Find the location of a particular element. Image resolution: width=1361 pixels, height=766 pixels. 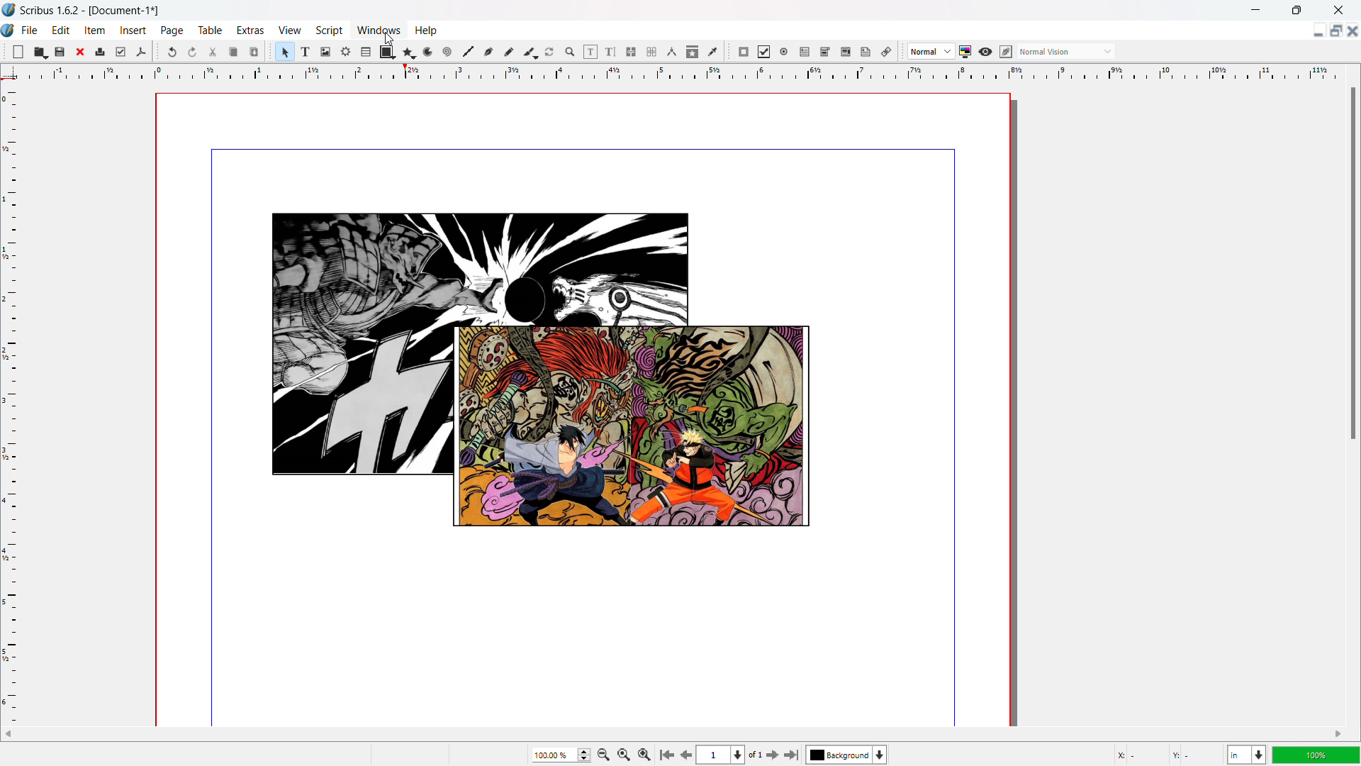

edit text with story editor is located at coordinates (611, 52).